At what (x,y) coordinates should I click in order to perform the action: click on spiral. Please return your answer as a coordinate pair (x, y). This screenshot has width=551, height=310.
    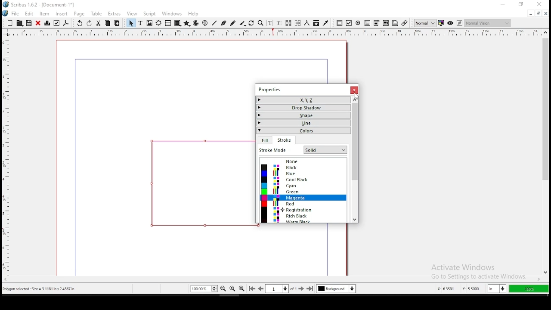
    Looking at the image, I should click on (205, 23).